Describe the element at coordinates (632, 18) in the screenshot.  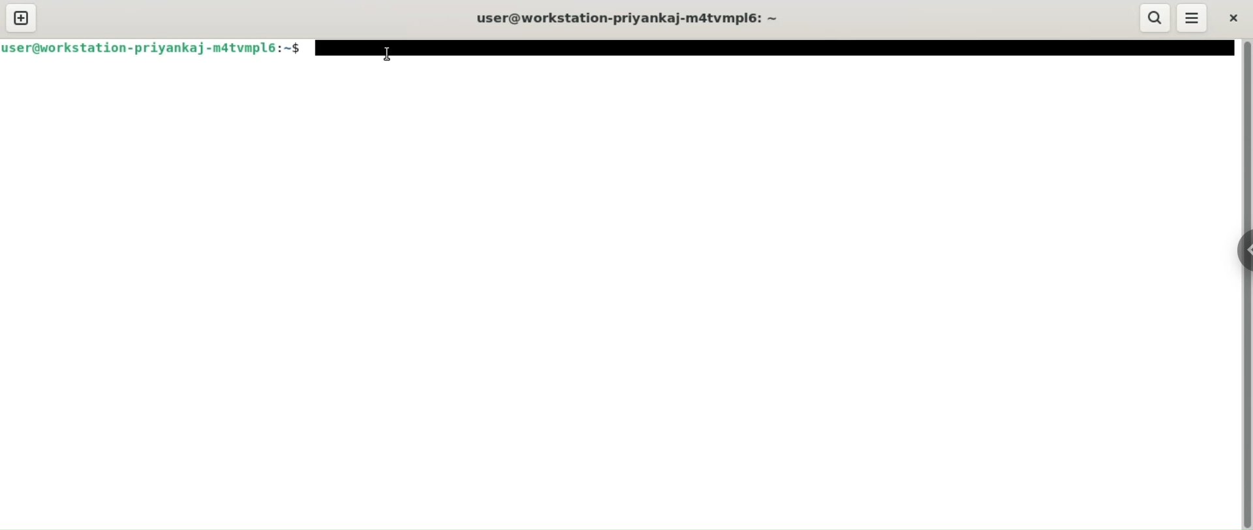
I see `user@workstation-priyankaj-m4atvmpl6:~` at that location.